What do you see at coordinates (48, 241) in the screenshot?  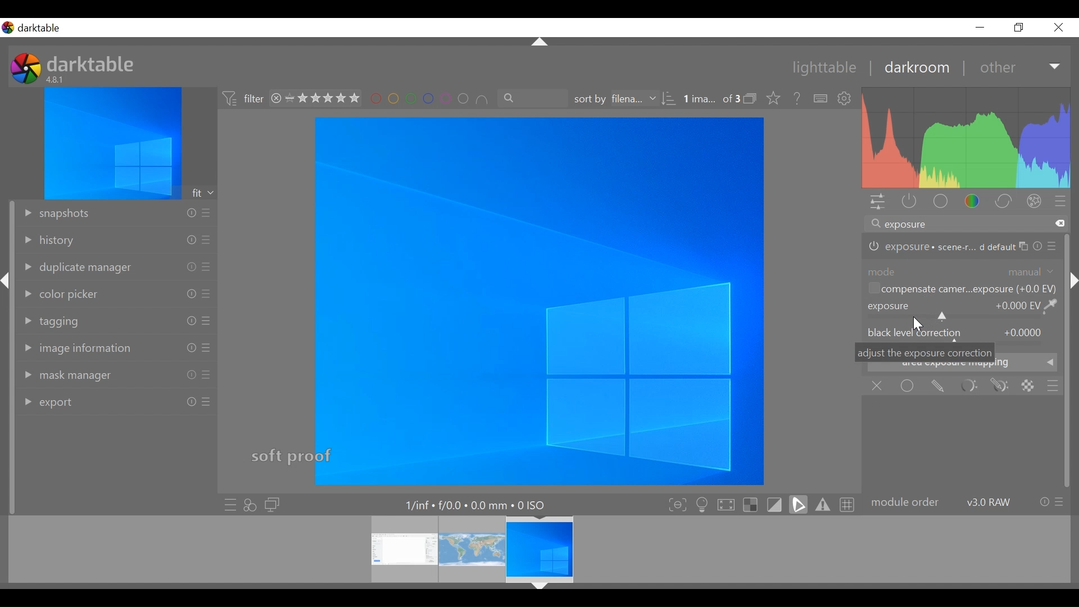 I see `history` at bounding box center [48, 241].